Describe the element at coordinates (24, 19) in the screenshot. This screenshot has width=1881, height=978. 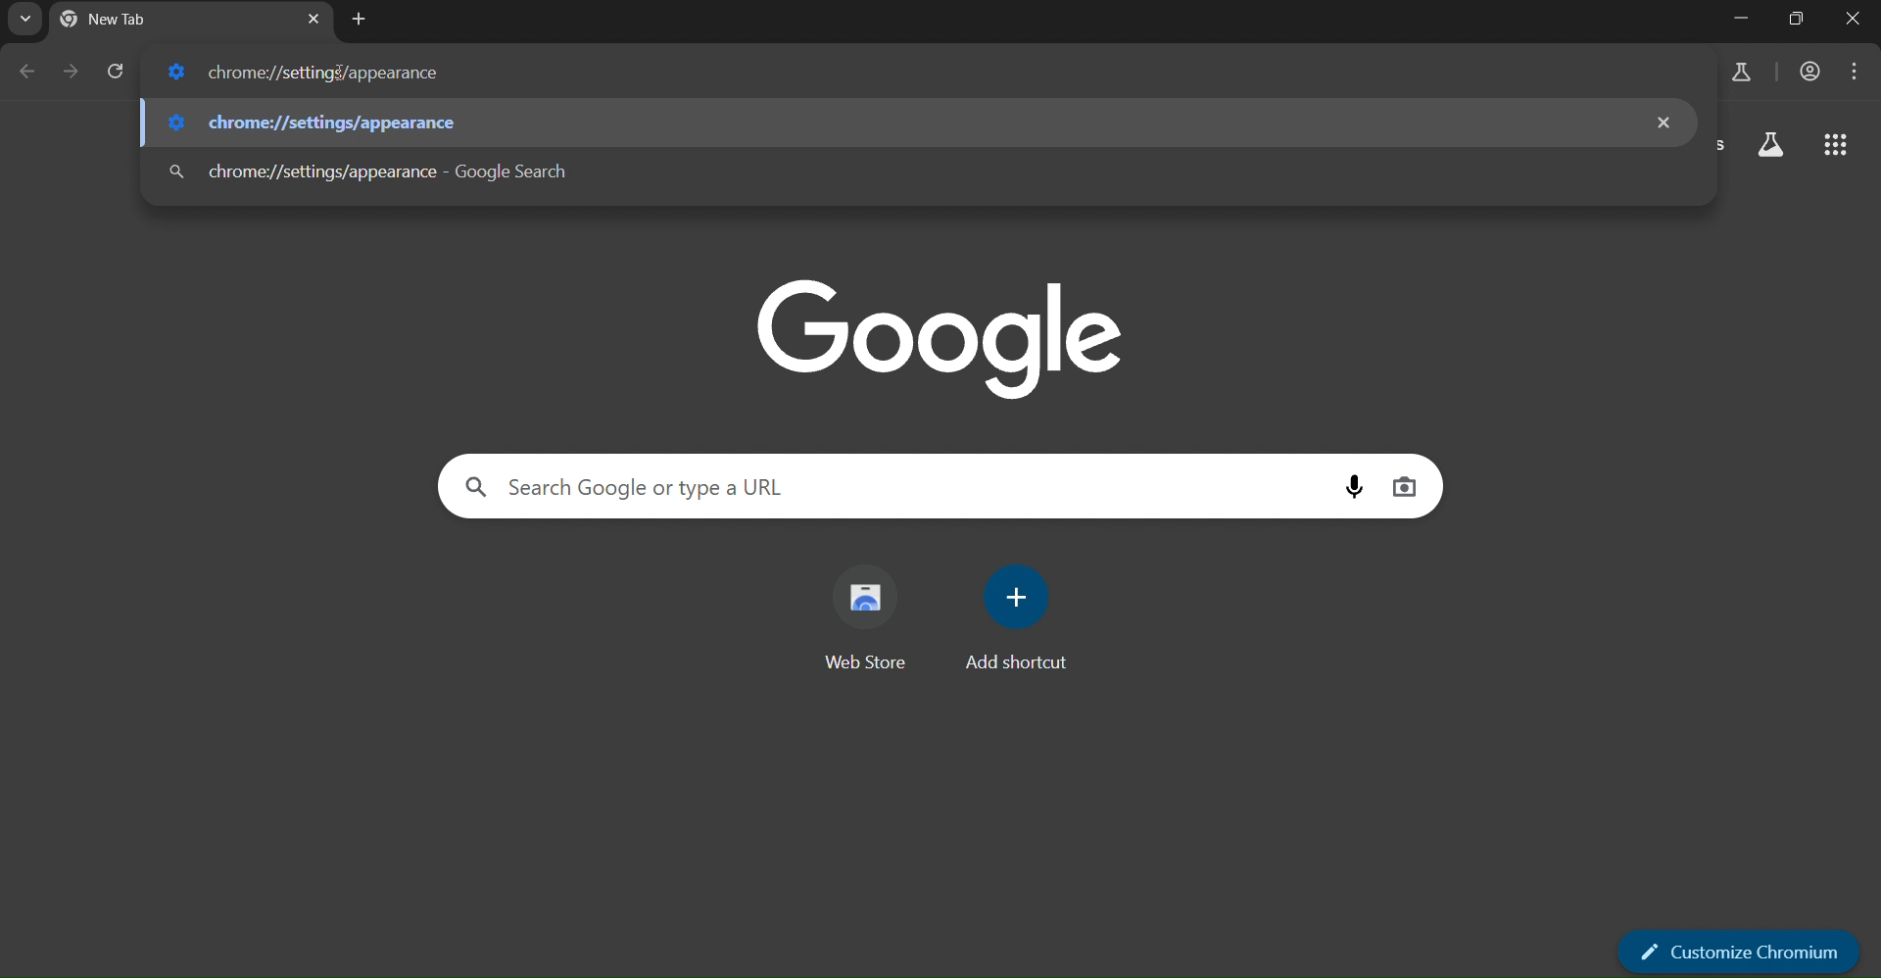
I see `search tabs` at that location.